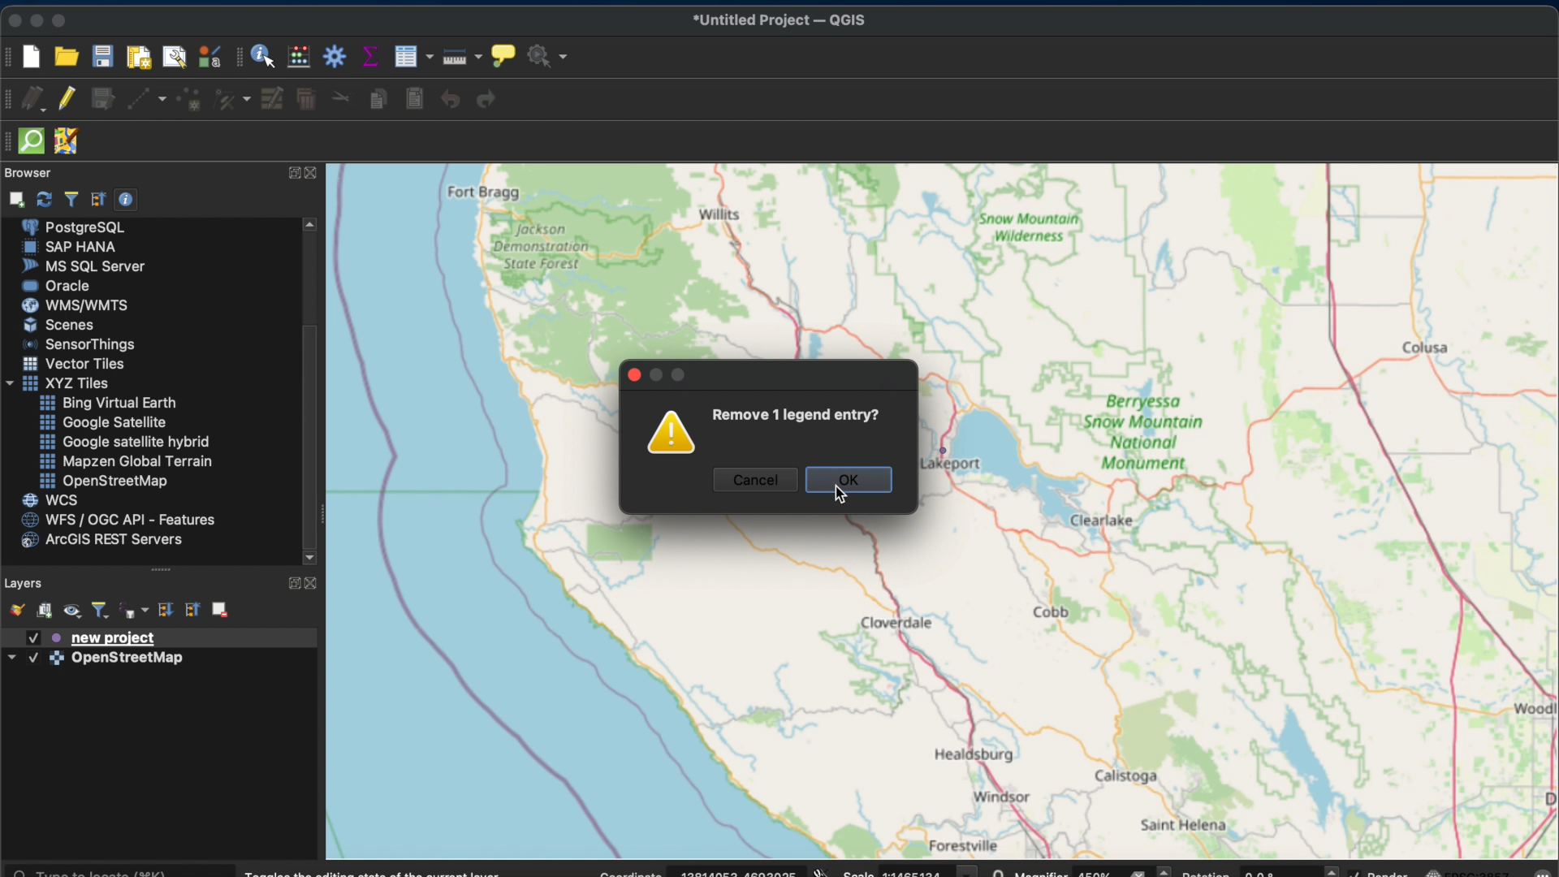  What do you see at coordinates (45, 609) in the screenshot?
I see `add group` at bounding box center [45, 609].